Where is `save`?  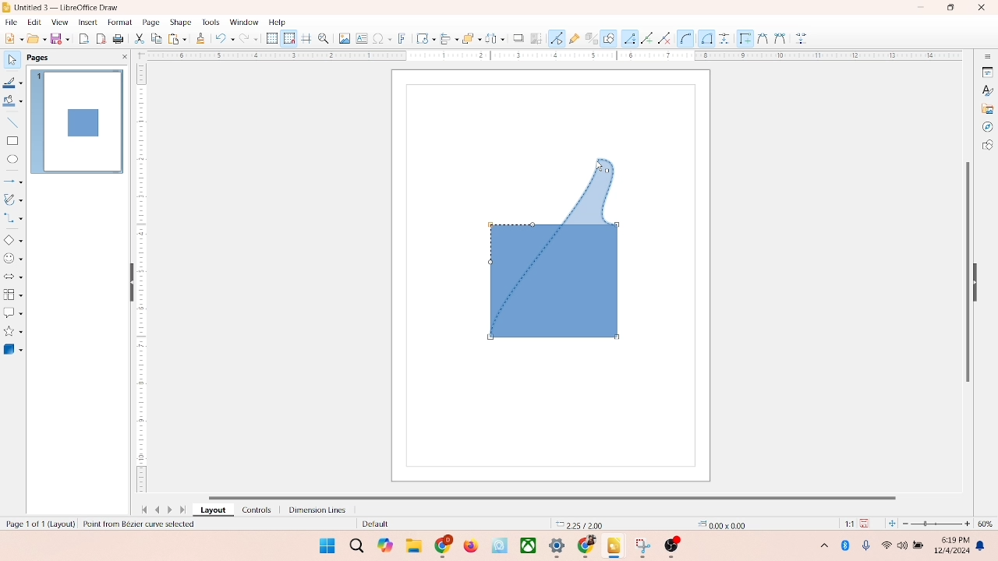 save is located at coordinates (867, 523).